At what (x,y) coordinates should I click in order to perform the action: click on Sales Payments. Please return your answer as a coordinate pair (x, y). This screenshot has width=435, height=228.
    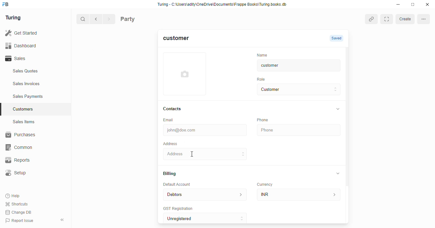
    Looking at the image, I should click on (38, 97).